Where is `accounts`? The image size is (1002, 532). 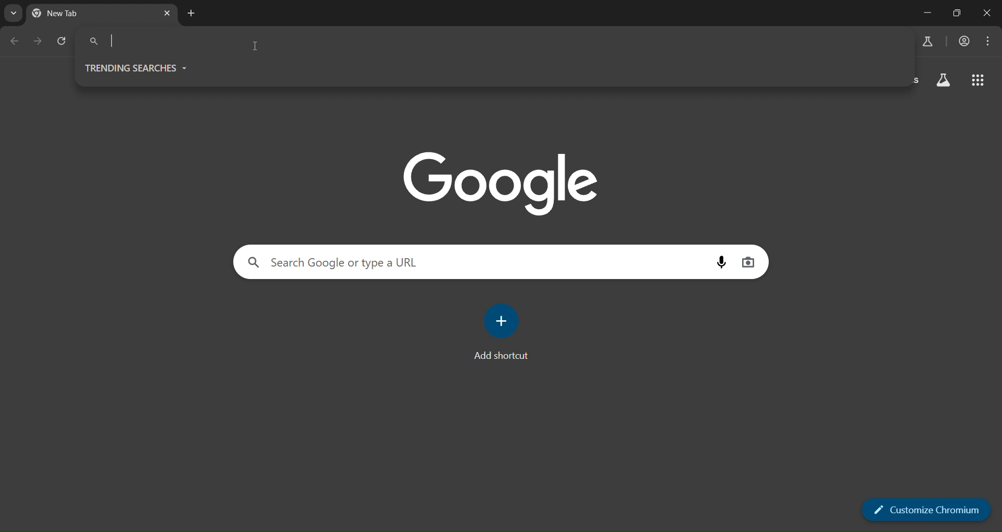 accounts is located at coordinates (965, 41).